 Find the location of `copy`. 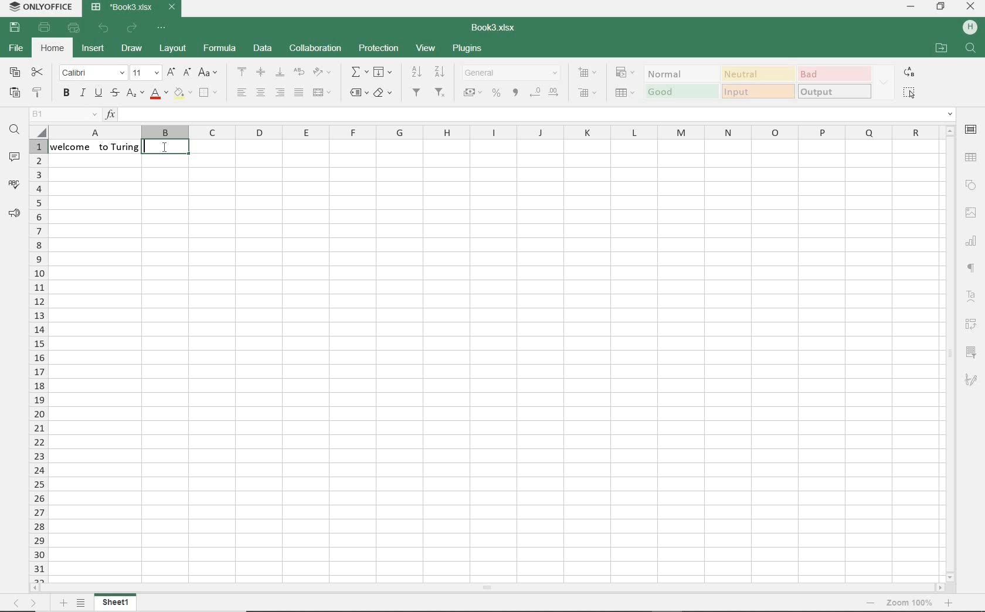

copy is located at coordinates (15, 72).